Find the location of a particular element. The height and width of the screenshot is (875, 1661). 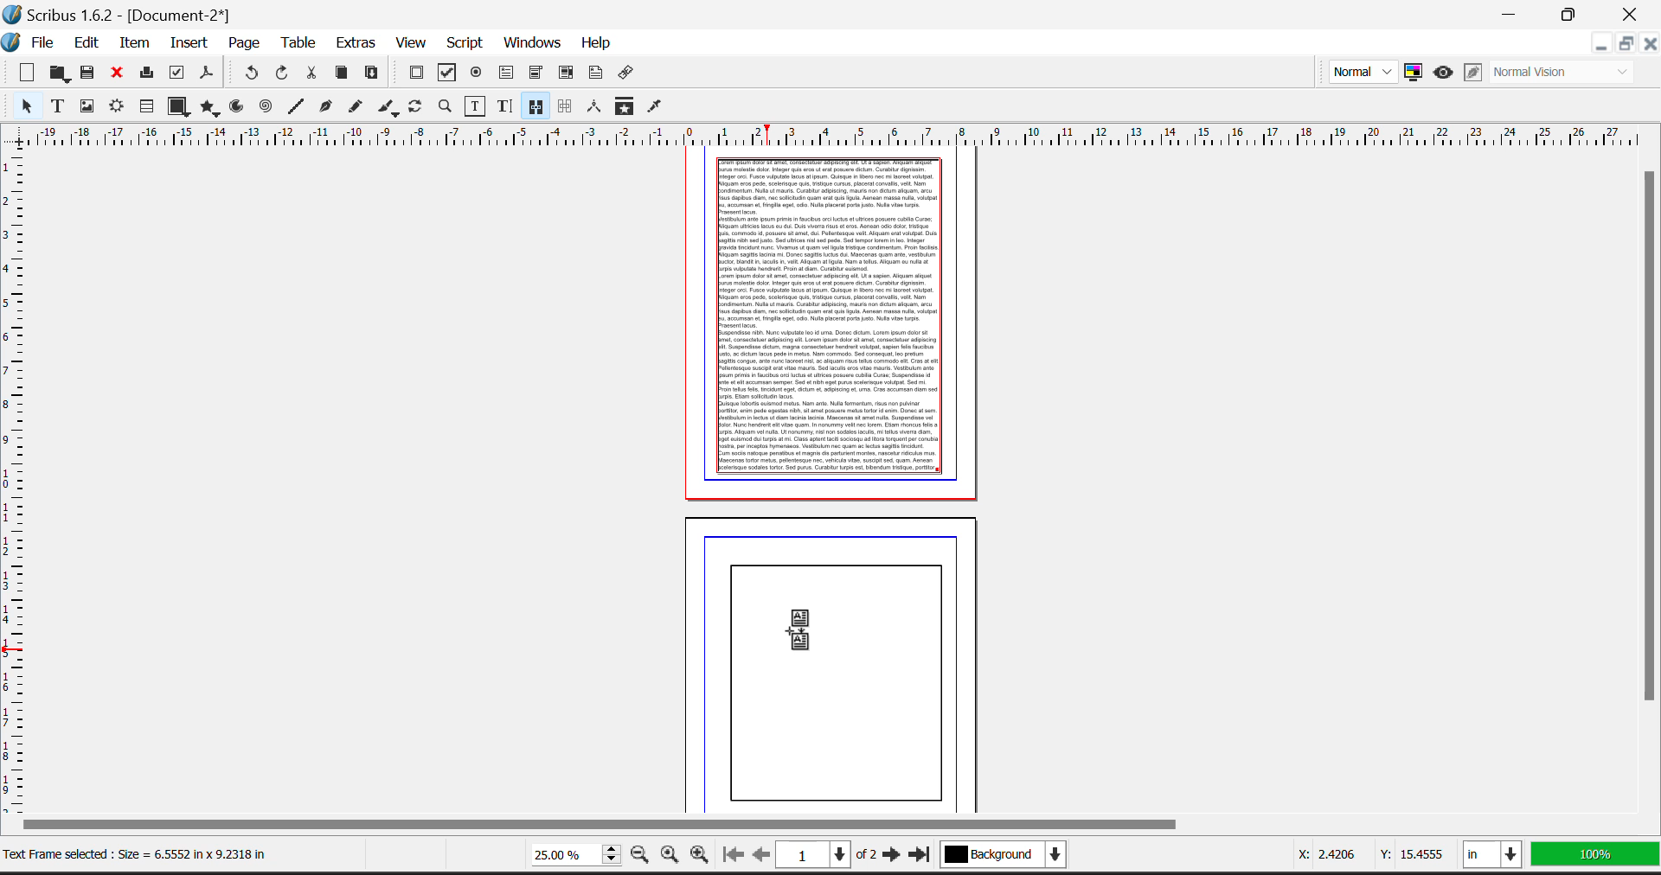

Scroll Bar is located at coordinates (1651, 488).